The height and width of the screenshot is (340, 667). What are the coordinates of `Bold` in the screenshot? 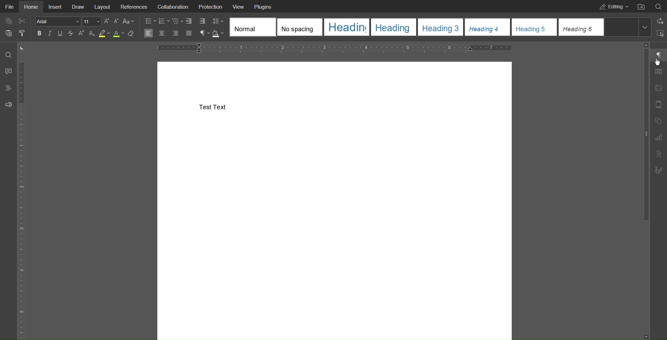 It's located at (40, 33).